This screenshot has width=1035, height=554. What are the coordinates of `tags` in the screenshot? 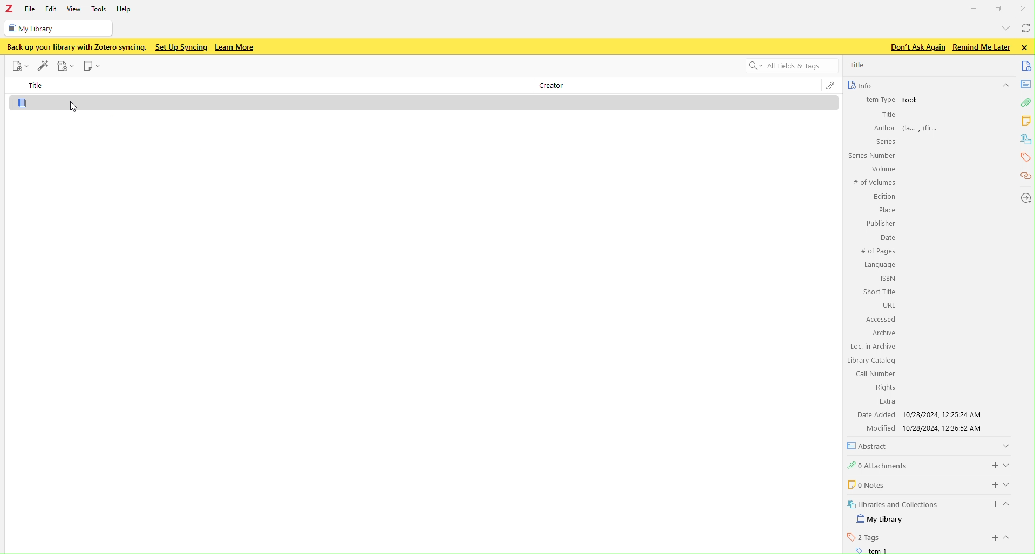 It's located at (1024, 157).